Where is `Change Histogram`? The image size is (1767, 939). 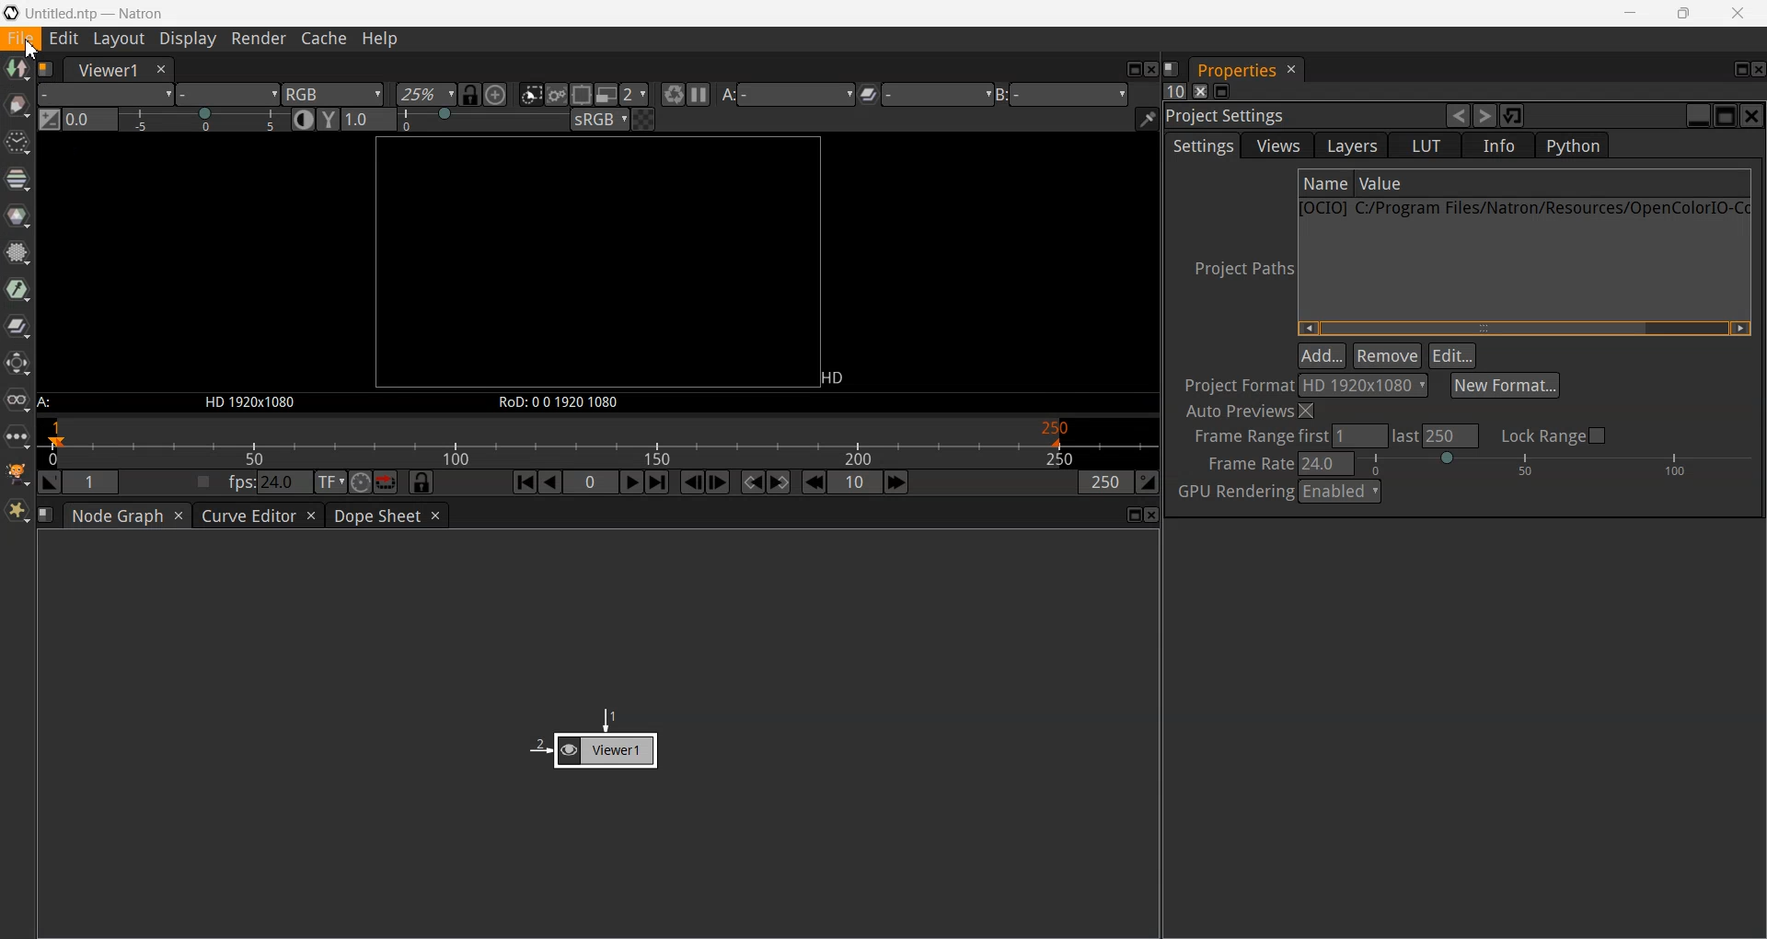 Change Histogram is located at coordinates (50, 120).